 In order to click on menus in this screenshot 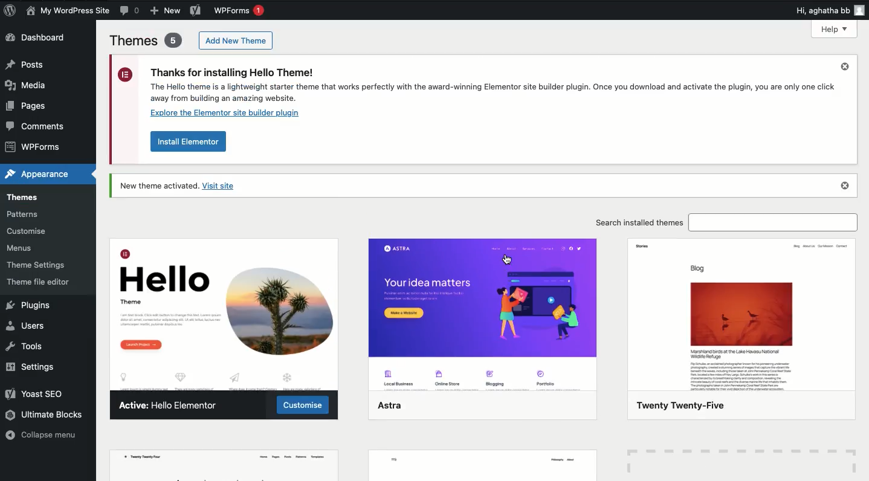, I will do `click(22, 249)`.